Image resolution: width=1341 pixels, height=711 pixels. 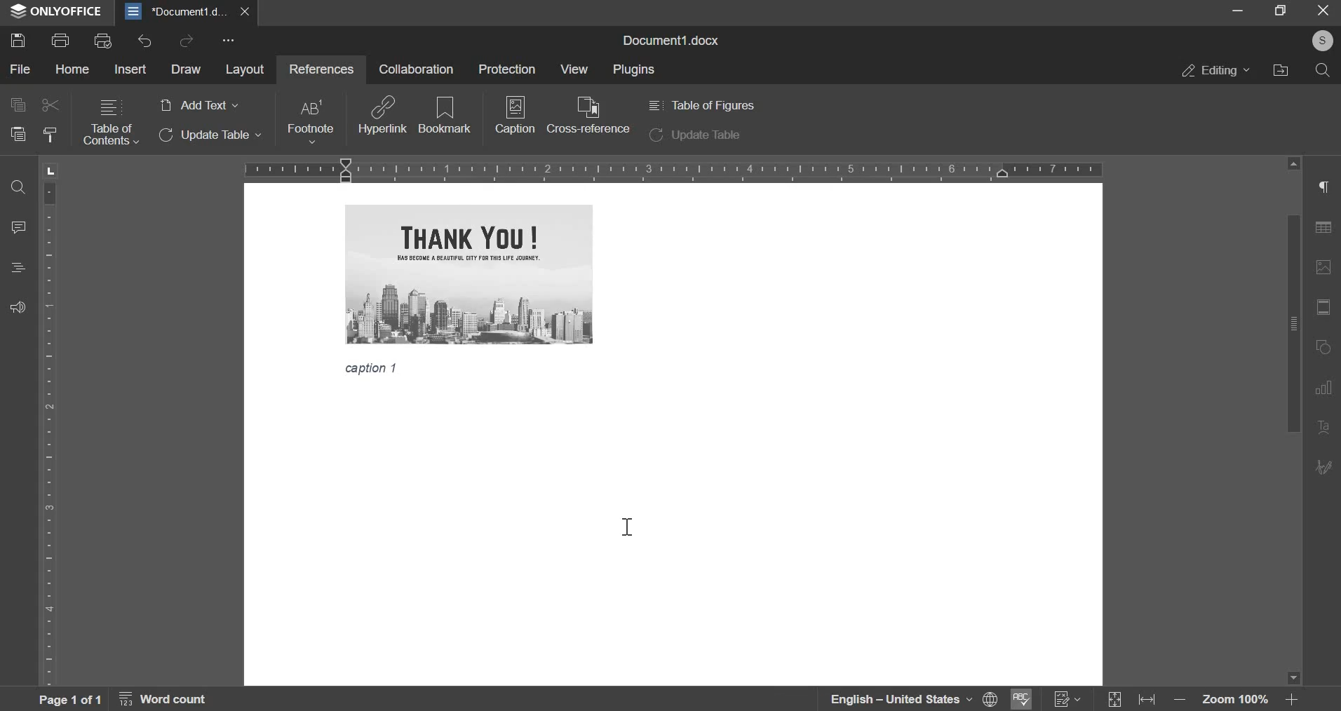 What do you see at coordinates (17, 104) in the screenshot?
I see `copy` at bounding box center [17, 104].